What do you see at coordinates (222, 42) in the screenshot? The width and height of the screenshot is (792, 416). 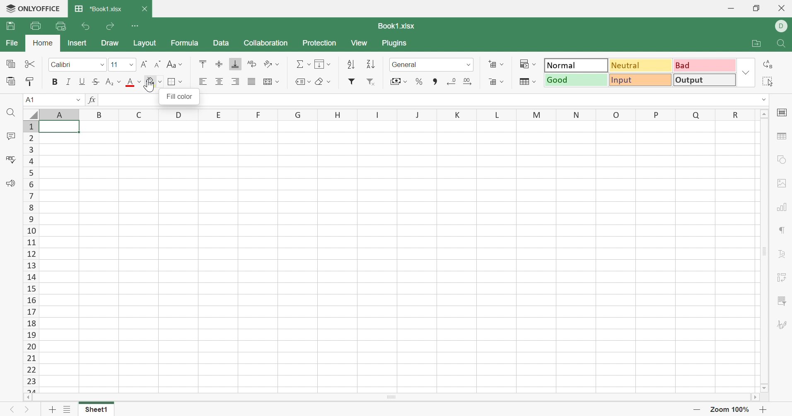 I see `Data` at bounding box center [222, 42].